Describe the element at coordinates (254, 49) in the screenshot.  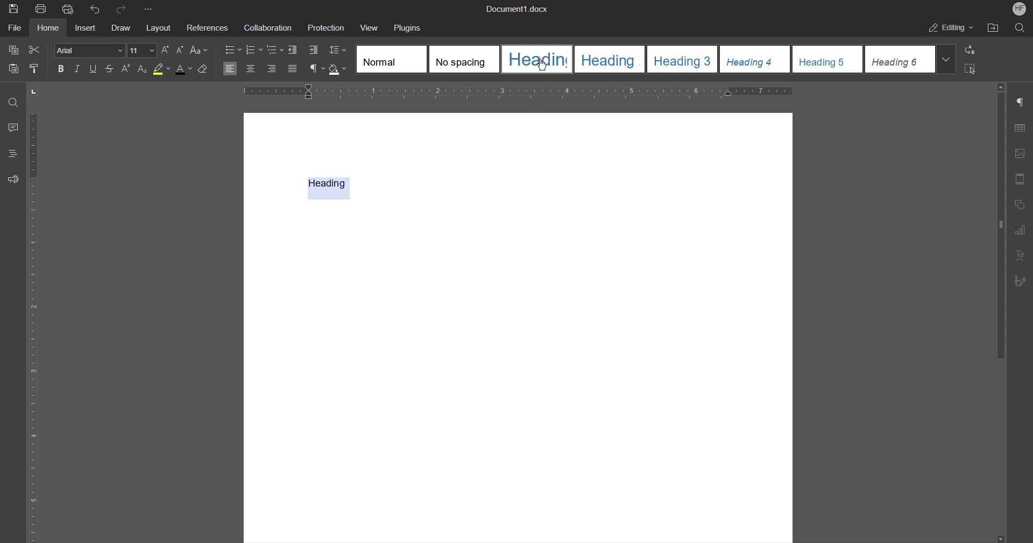
I see `Numbered List` at that location.